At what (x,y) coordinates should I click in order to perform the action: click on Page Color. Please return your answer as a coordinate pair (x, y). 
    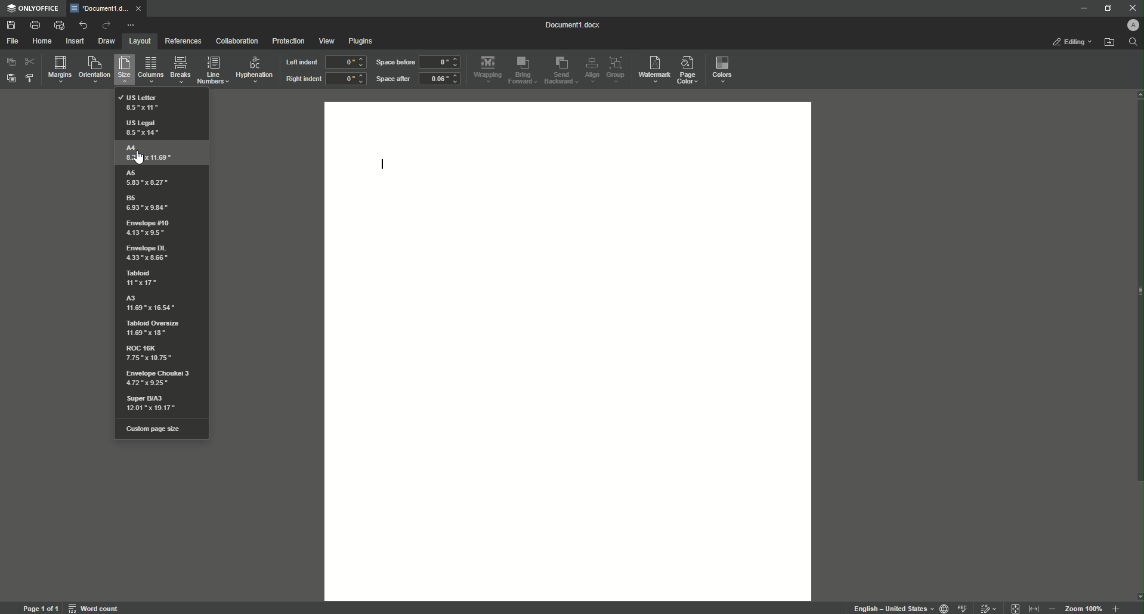
    Looking at the image, I should click on (691, 67).